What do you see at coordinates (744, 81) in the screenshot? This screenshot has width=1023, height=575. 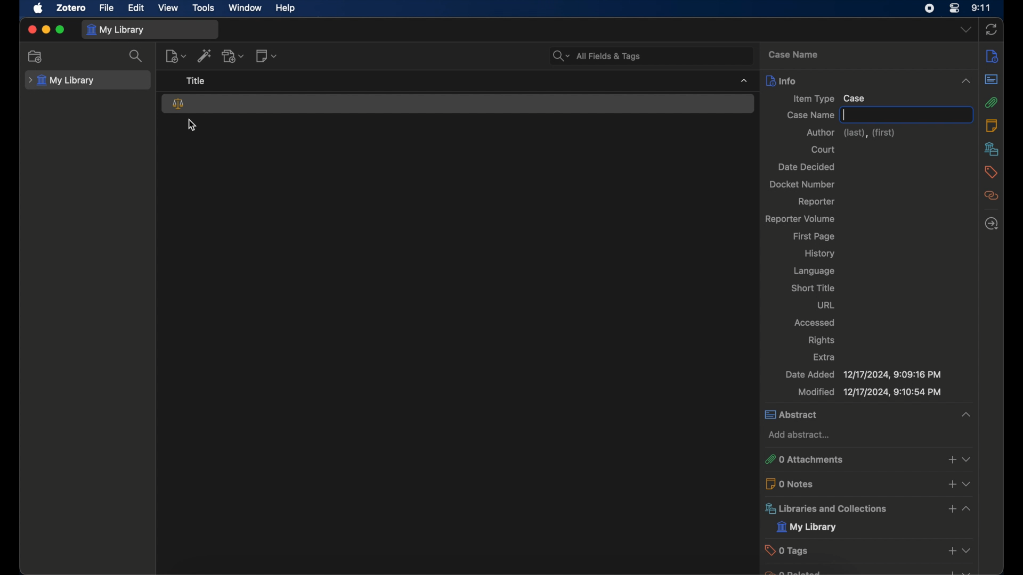 I see `dropdown` at bounding box center [744, 81].